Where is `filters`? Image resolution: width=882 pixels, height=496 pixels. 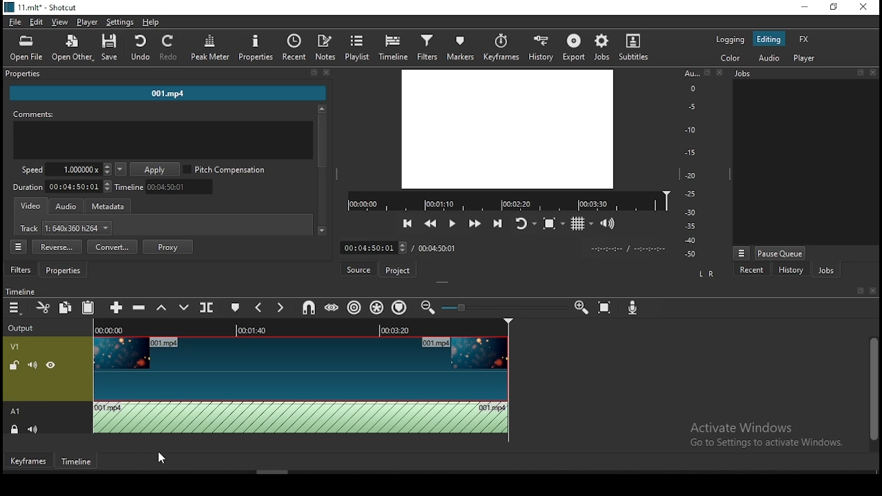 filters is located at coordinates (21, 270).